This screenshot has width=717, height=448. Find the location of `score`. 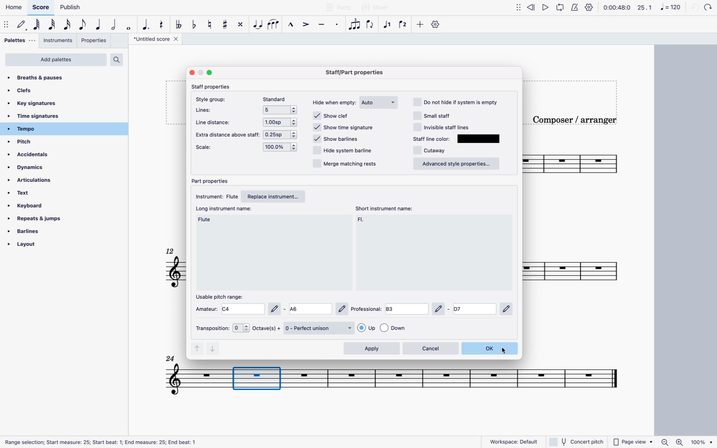

score is located at coordinates (168, 375).